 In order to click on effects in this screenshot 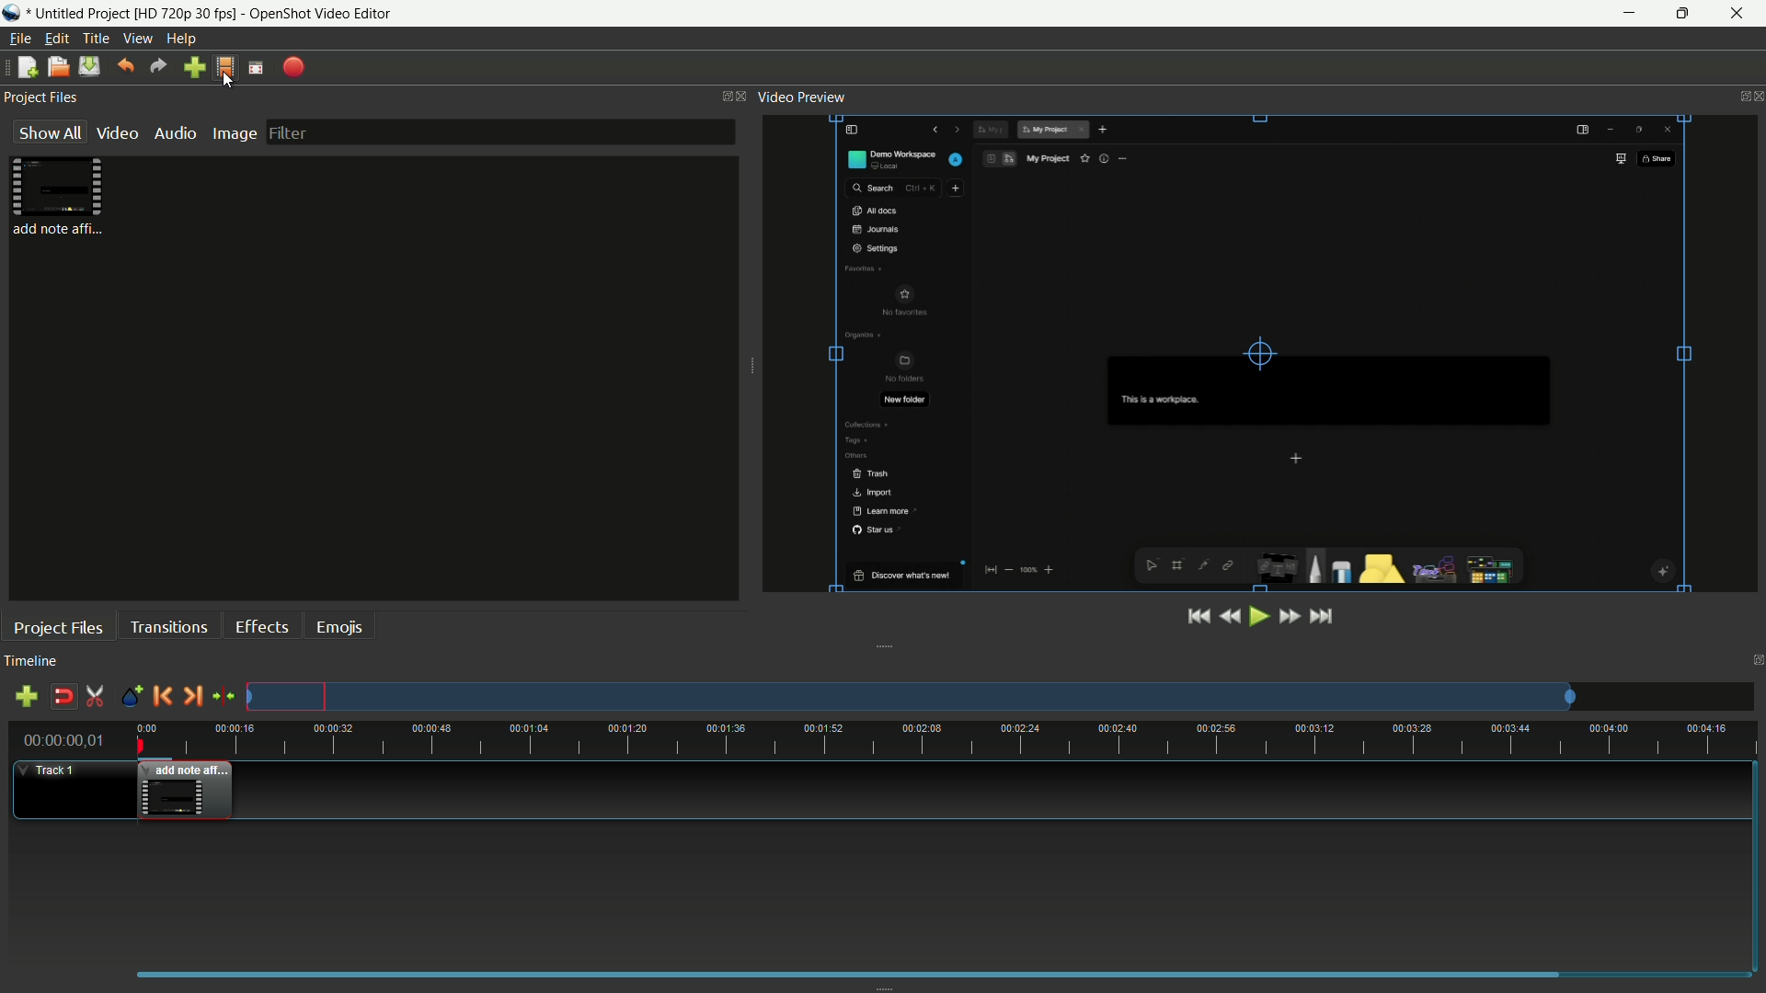, I will do `click(260, 626)`.